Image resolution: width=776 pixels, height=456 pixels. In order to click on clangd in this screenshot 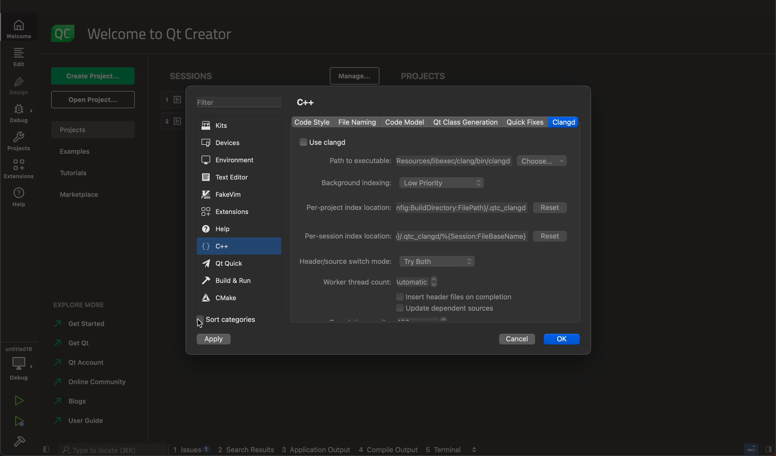, I will do `click(564, 122)`.